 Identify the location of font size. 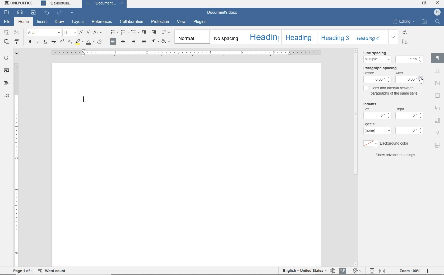
(70, 33).